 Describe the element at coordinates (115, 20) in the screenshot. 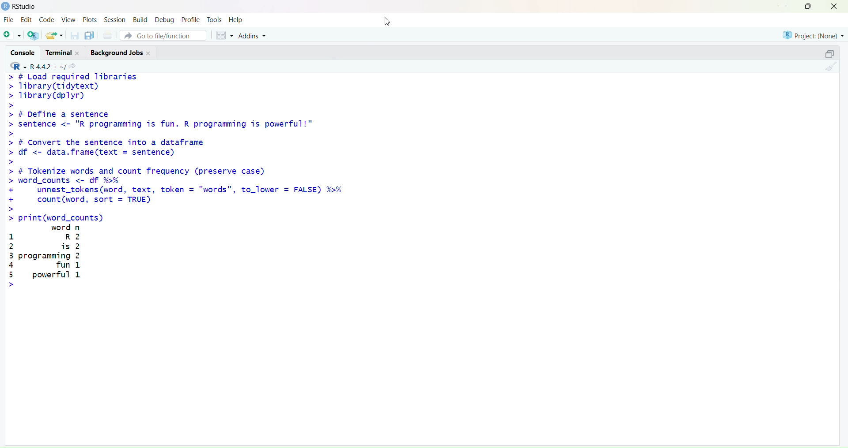

I see `session` at that location.